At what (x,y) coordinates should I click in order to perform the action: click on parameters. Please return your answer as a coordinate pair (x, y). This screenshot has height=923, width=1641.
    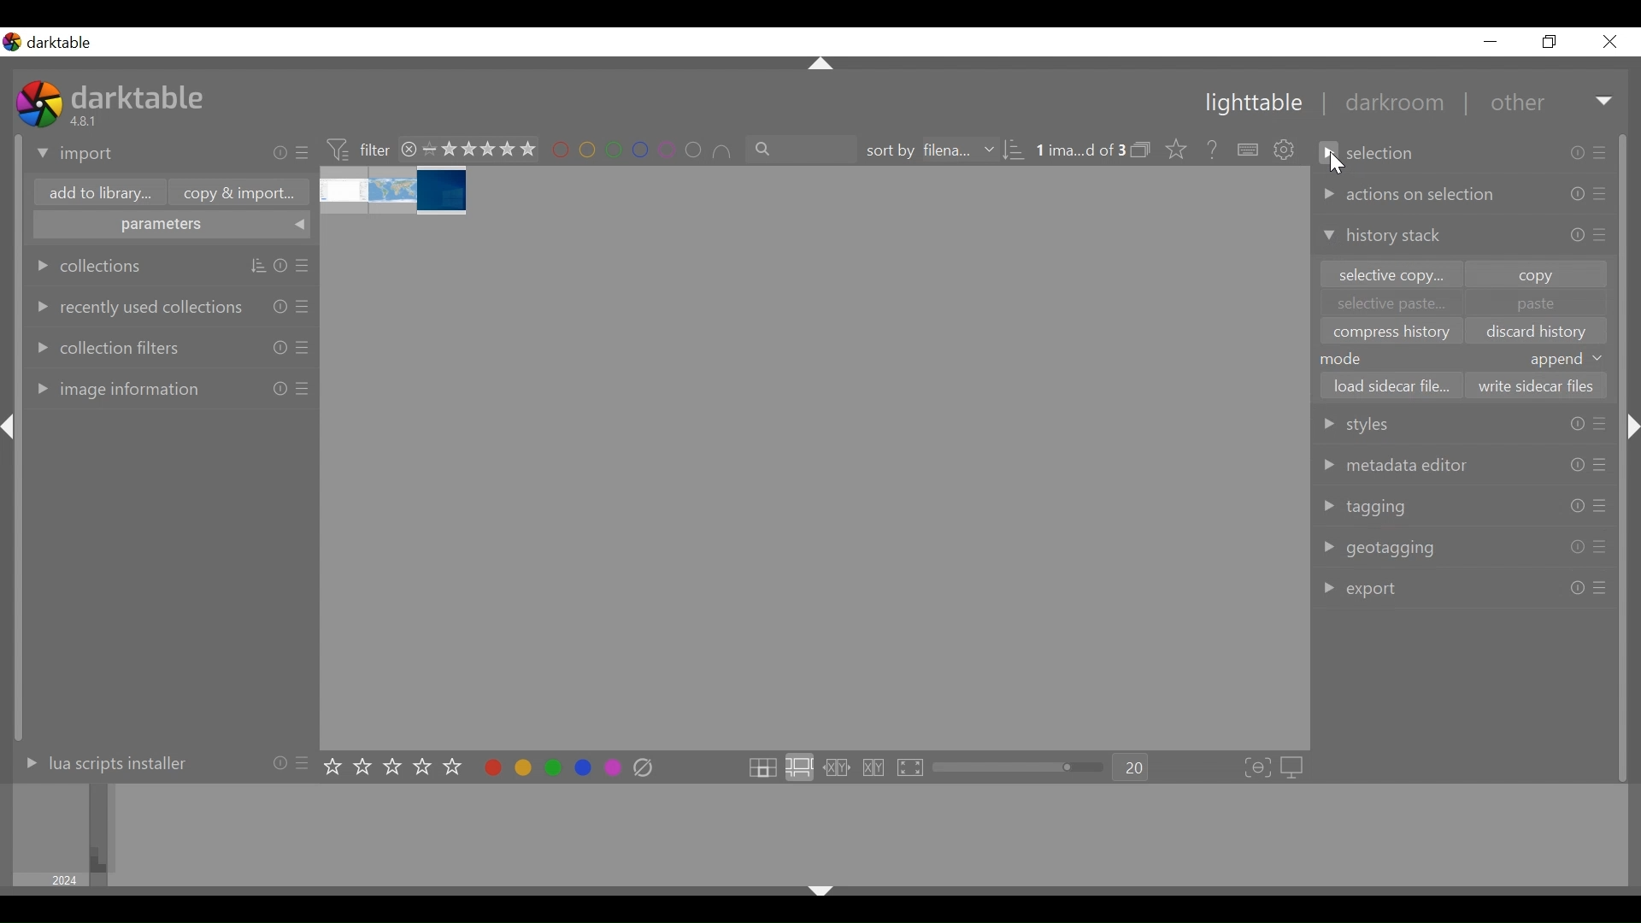
    Looking at the image, I should click on (173, 226).